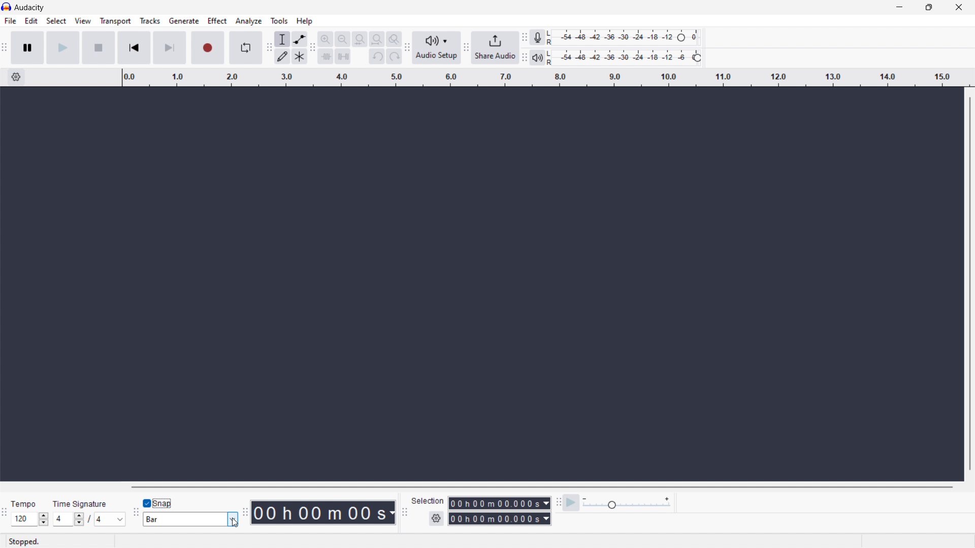  Describe the element at coordinates (305, 21) in the screenshot. I see `help` at that location.